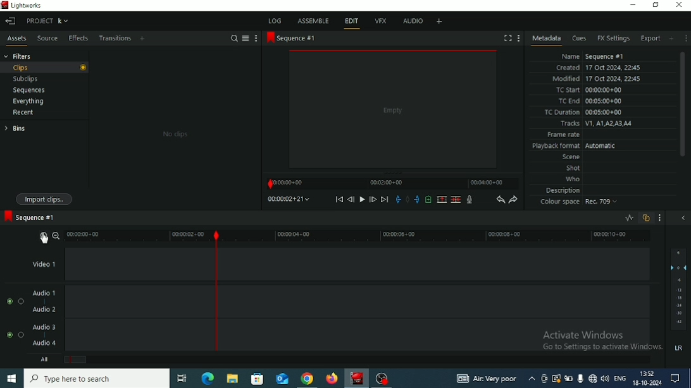  What do you see at coordinates (56, 235) in the screenshot?
I see `Zoom out` at bounding box center [56, 235].